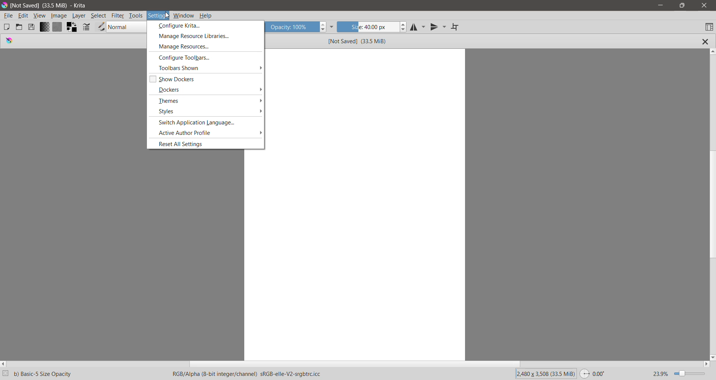 This screenshot has height=380, width=716. Describe the element at coordinates (209, 111) in the screenshot. I see `Styles` at that location.